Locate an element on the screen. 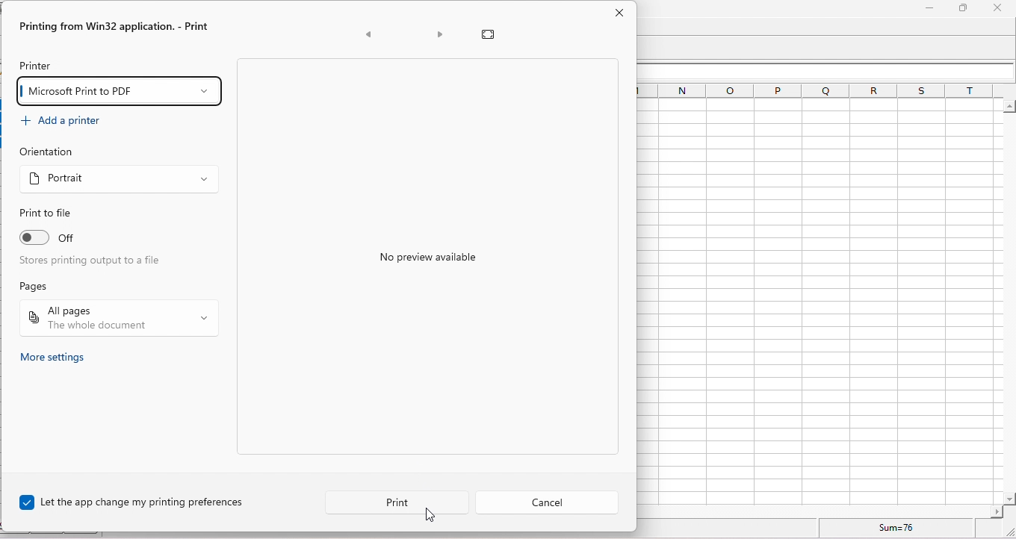  minimize is located at coordinates (927, 10).